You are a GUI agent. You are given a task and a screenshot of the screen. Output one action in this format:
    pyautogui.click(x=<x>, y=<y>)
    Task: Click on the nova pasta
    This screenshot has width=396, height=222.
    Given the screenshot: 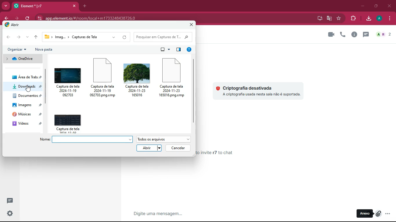 What is the action you would take?
    pyautogui.click(x=46, y=50)
    